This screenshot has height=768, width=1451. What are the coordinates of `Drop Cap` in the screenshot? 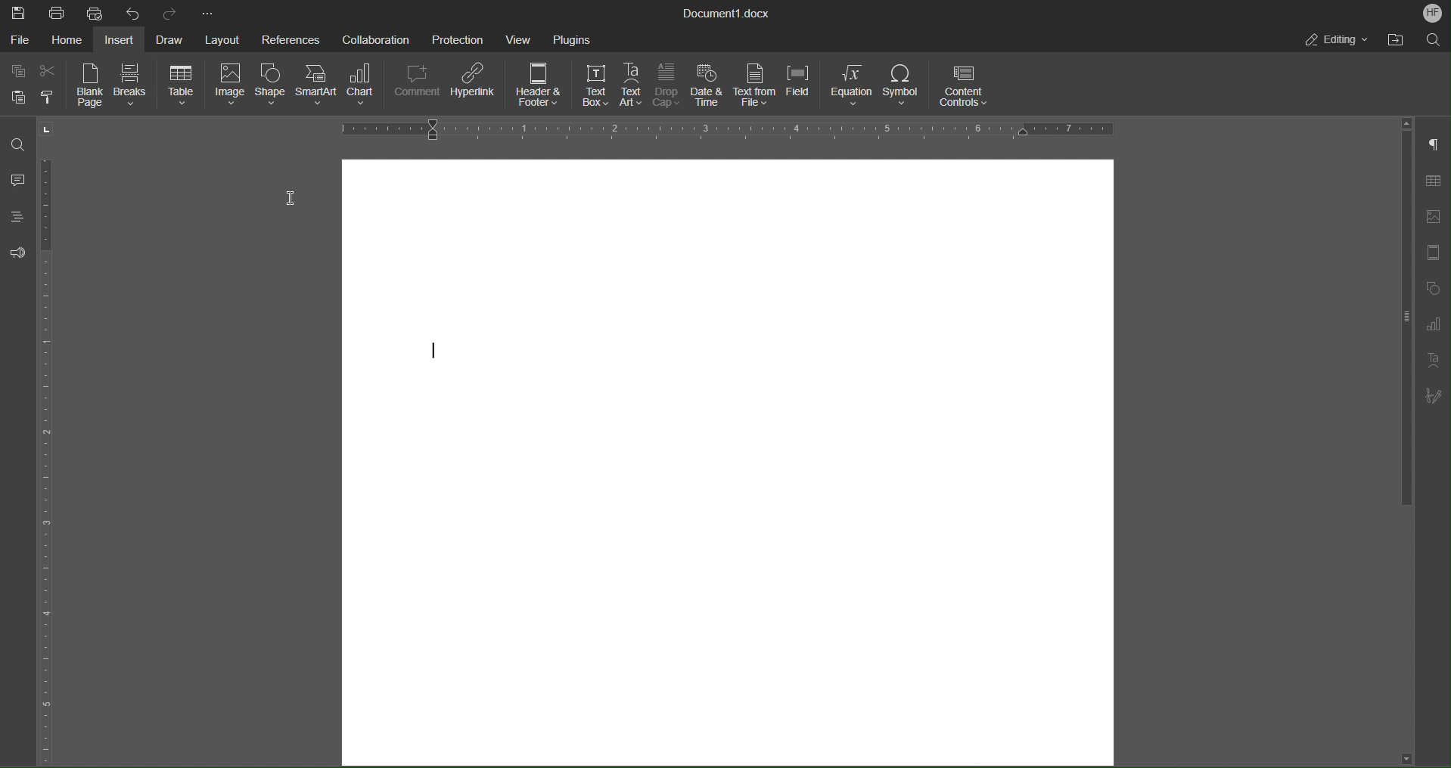 It's located at (667, 86).